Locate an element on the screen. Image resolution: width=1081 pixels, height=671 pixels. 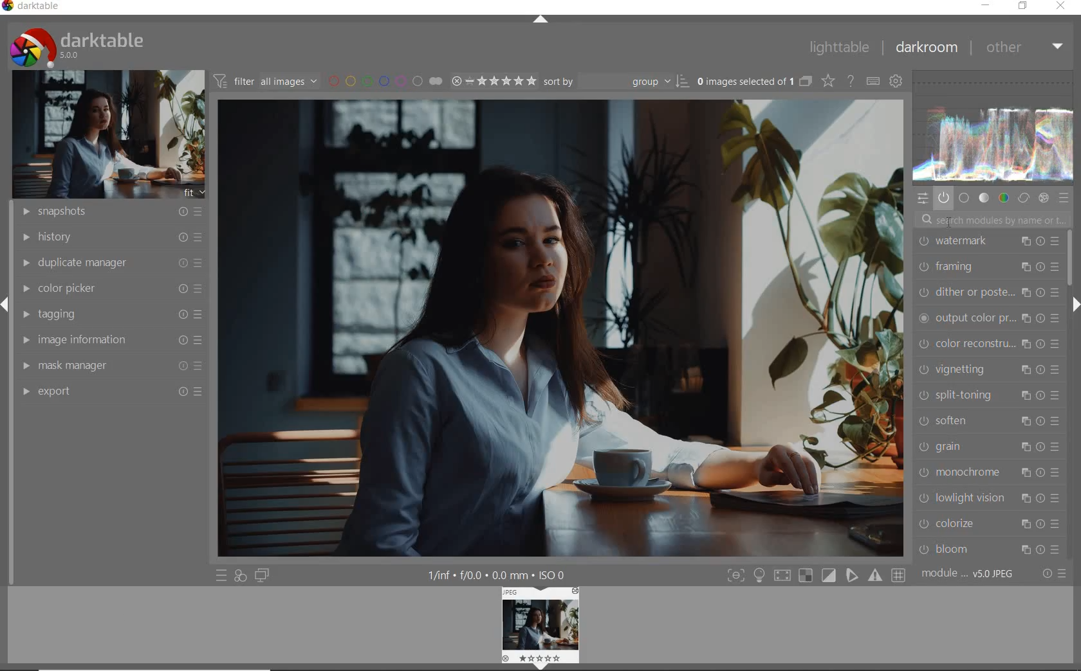
quick access panel is located at coordinates (924, 199).